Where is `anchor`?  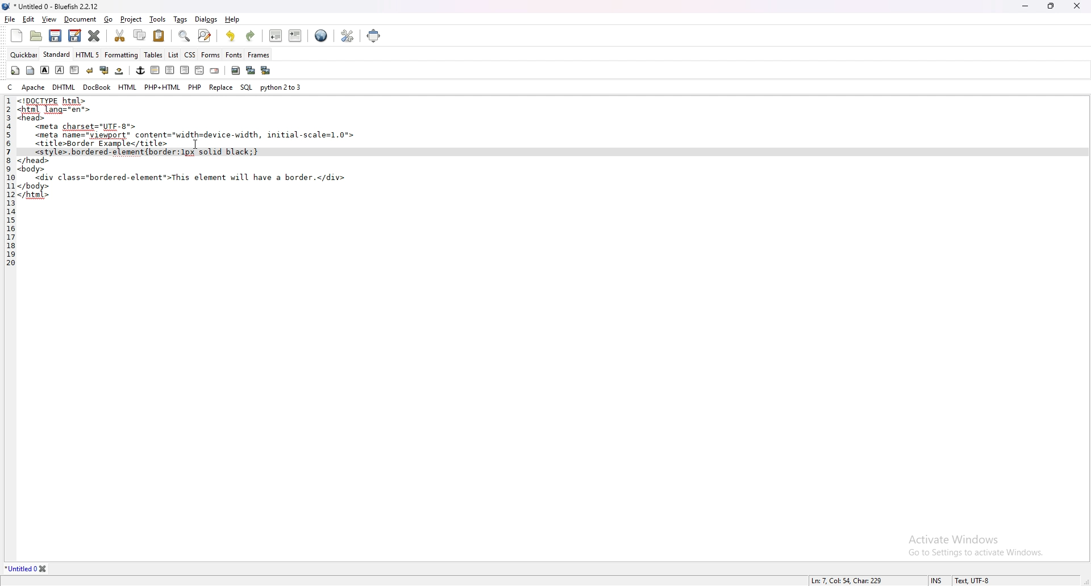 anchor is located at coordinates (140, 70).